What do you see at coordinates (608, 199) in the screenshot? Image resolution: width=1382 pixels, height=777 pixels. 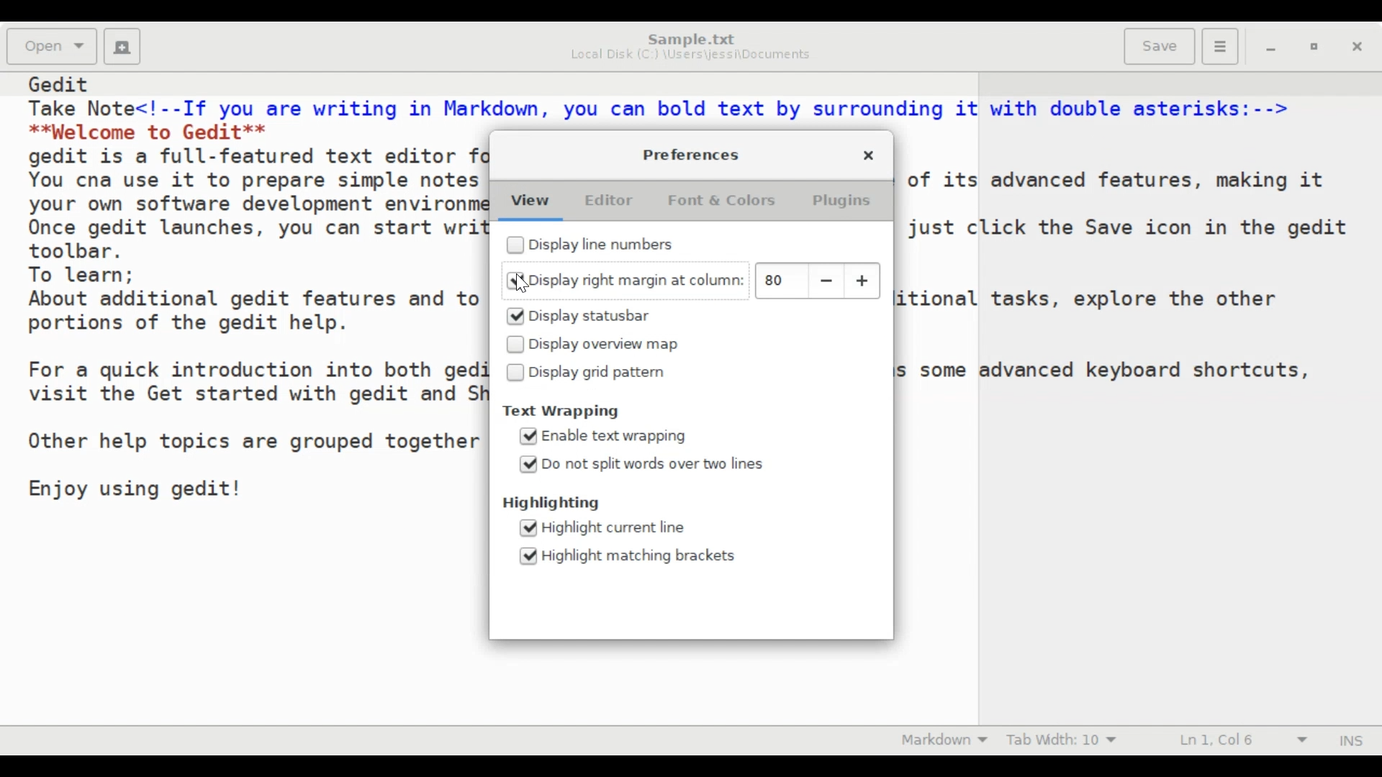 I see `Editor` at bounding box center [608, 199].